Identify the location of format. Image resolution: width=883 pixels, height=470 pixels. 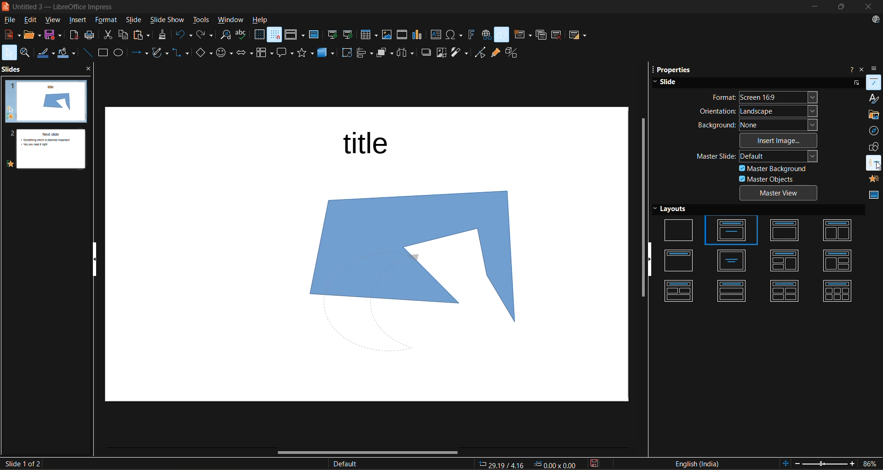
(766, 97).